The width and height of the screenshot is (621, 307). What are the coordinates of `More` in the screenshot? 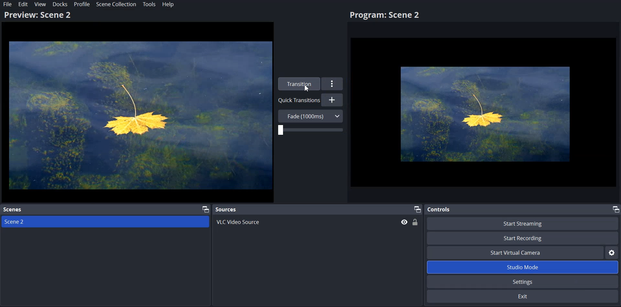 It's located at (333, 84).